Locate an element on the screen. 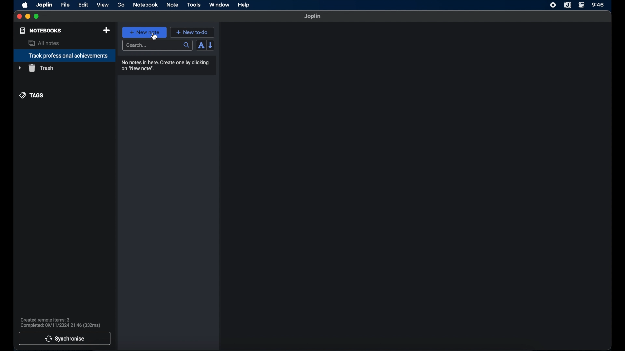  joplin is located at coordinates (313, 16).